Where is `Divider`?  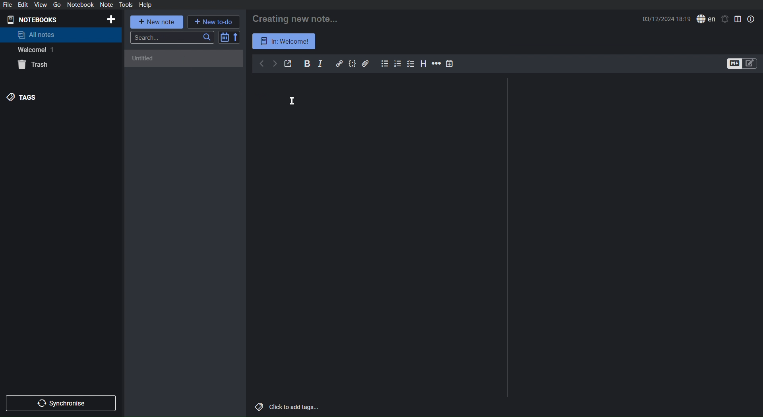
Divider is located at coordinates (508, 239).